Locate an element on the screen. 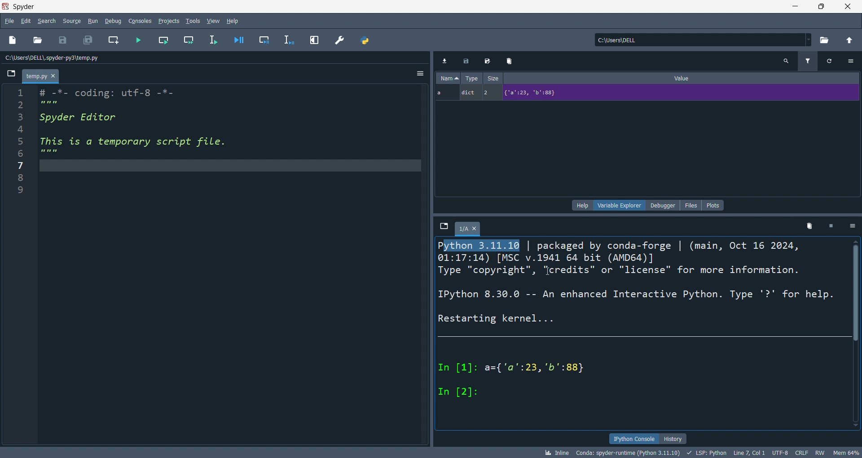 This screenshot has height=458, width=862. plots is located at coordinates (714, 205).